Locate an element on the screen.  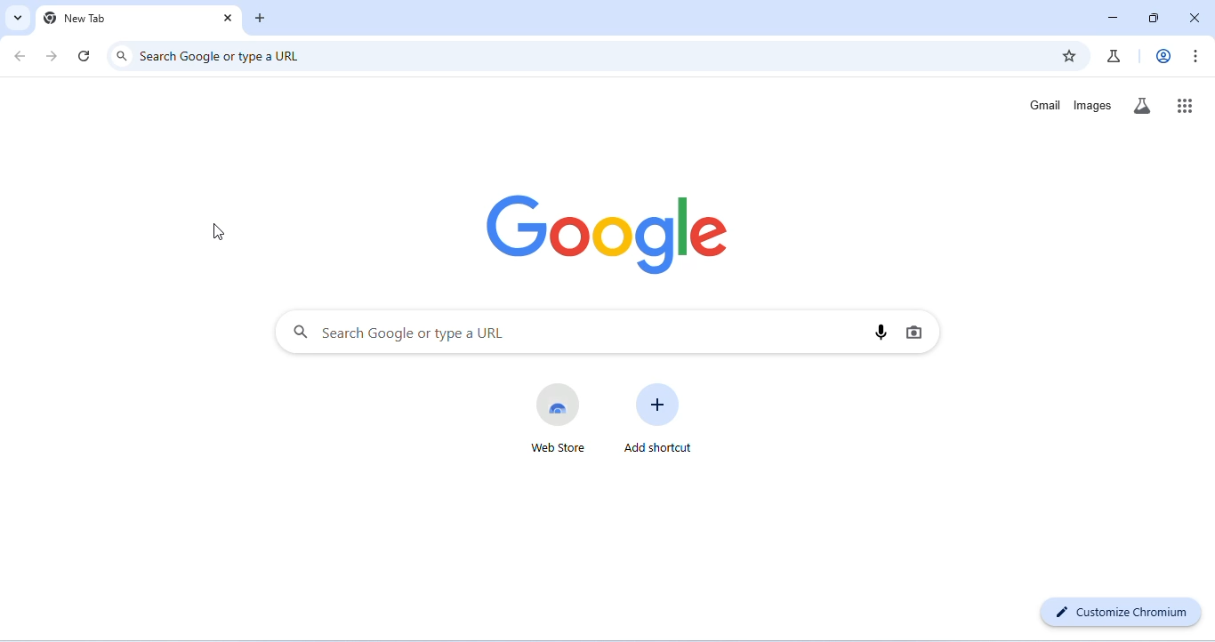
search google or type a URL is located at coordinates (398, 333).